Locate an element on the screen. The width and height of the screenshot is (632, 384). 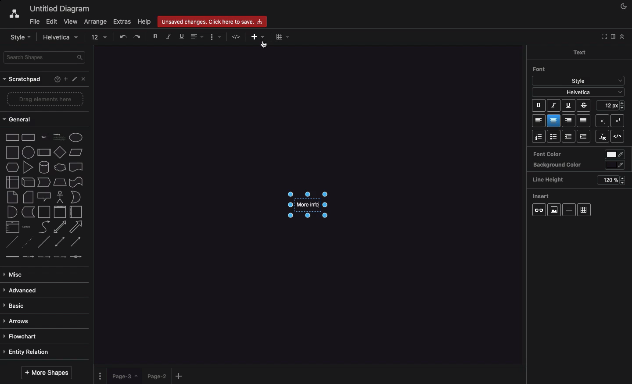
actor is located at coordinates (59, 197).